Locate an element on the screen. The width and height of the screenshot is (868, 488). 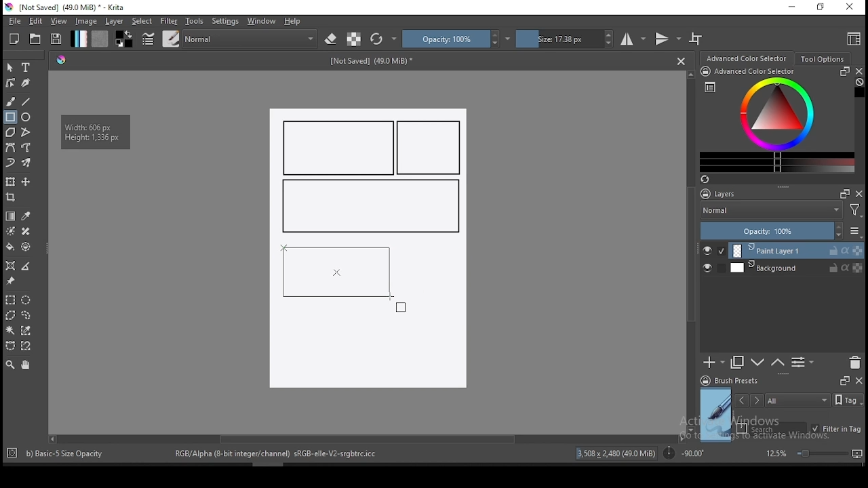
enclose and fill tool is located at coordinates (26, 247).